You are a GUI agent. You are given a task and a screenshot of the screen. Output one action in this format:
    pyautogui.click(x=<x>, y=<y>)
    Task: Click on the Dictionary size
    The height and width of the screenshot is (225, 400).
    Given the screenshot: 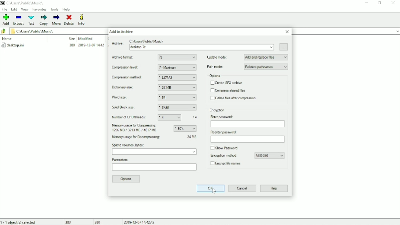 What is the action you would take?
    pyautogui.click(x=126, y=87)
    